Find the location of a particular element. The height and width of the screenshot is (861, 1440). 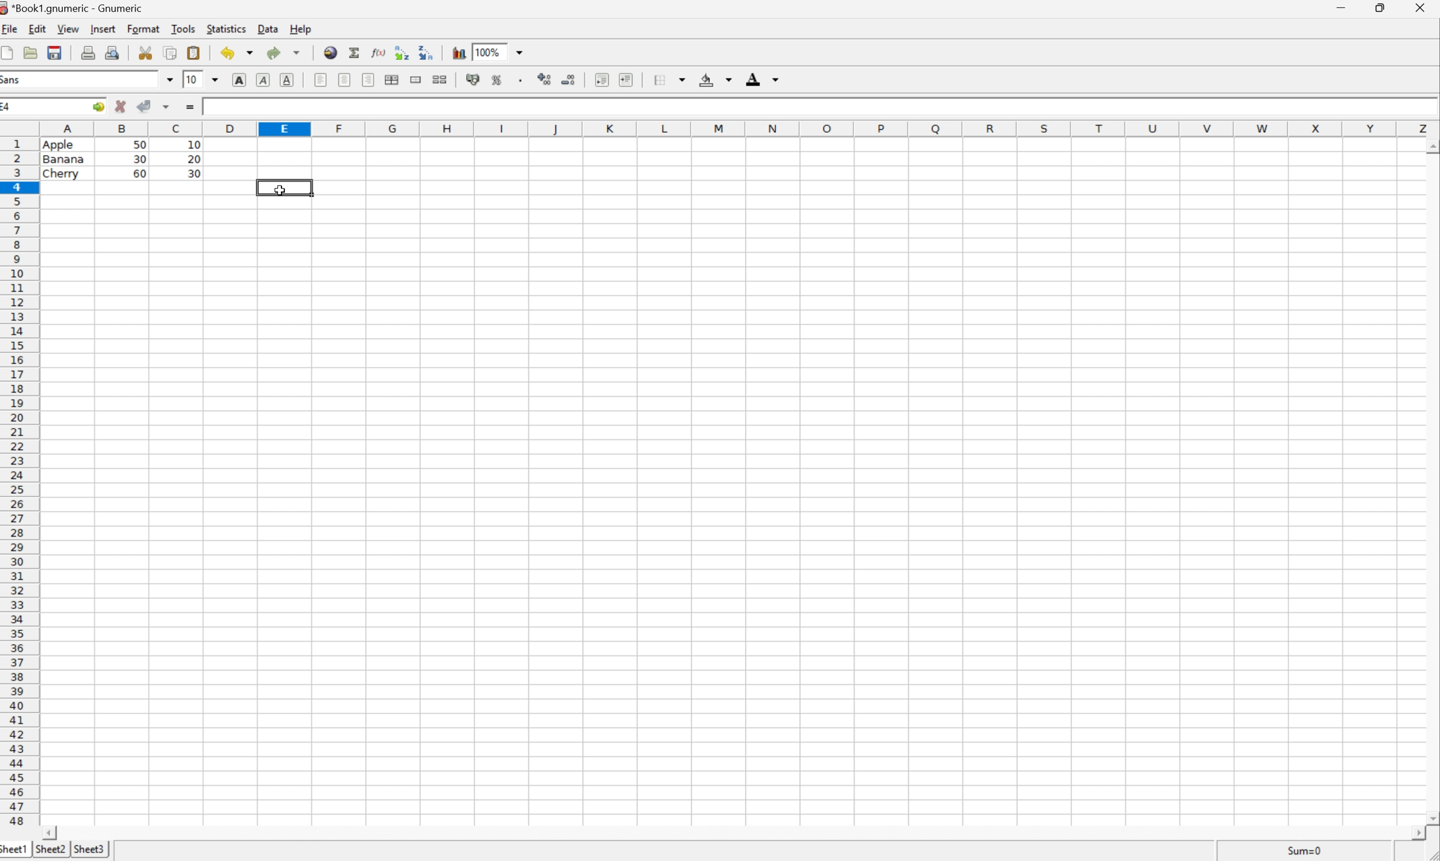

edit function in current cell is located at coordinates (379, 52).